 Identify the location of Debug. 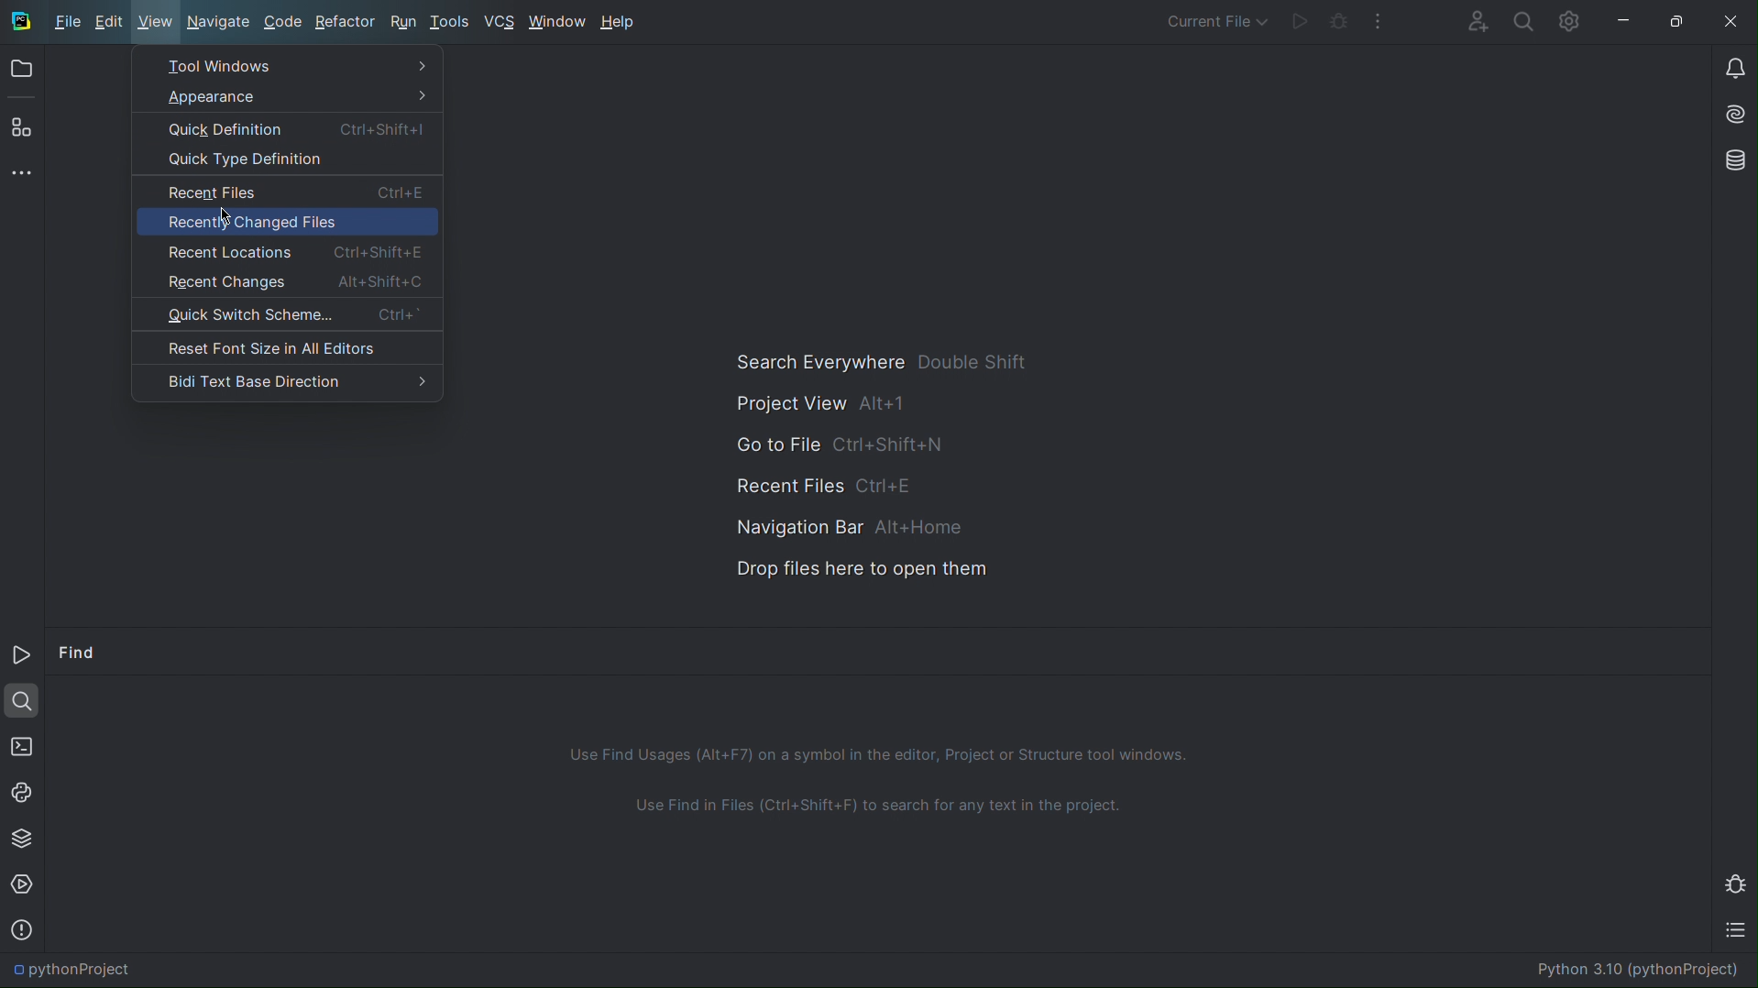
(1738, 883).